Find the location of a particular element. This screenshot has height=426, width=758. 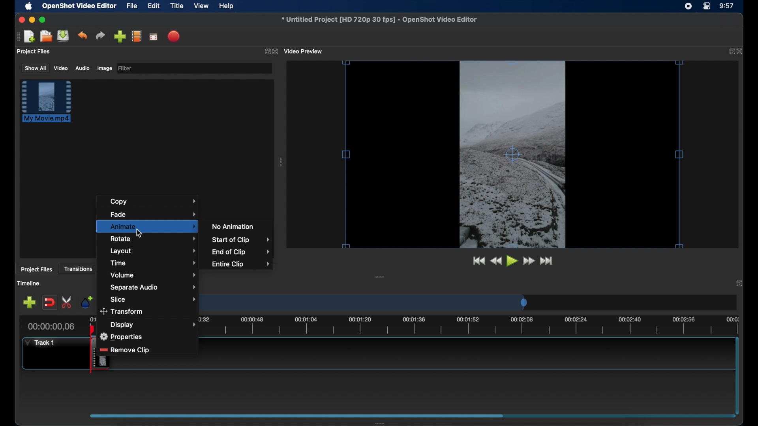

disable snapping is located at coordinates (49, 303).